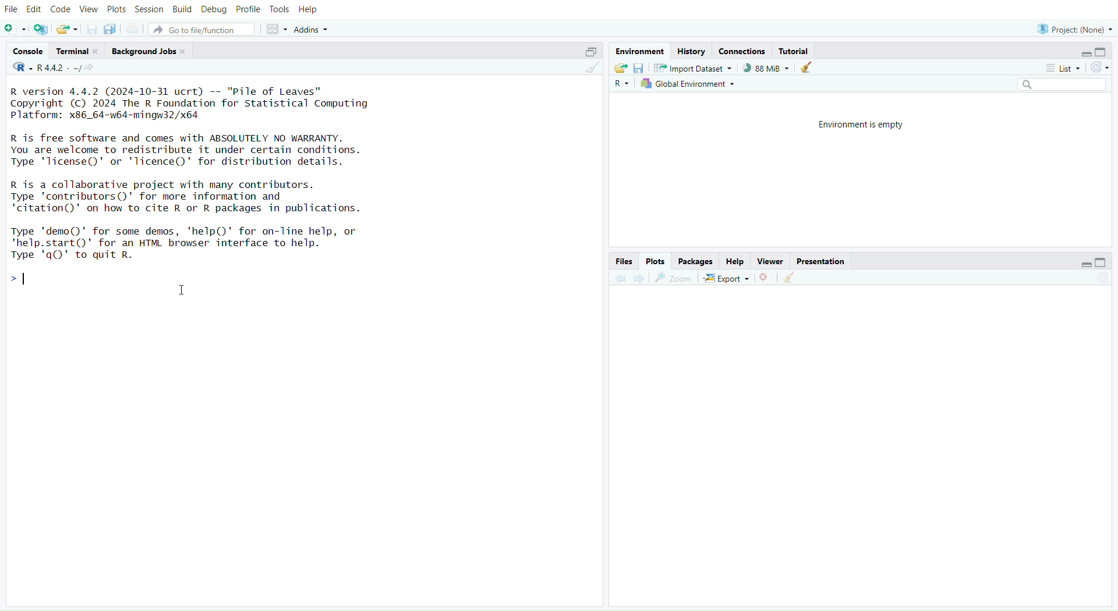  What do you see at coordinates (725, 279) in the screenshot?
I see `export` at bounding box center [725, 279].